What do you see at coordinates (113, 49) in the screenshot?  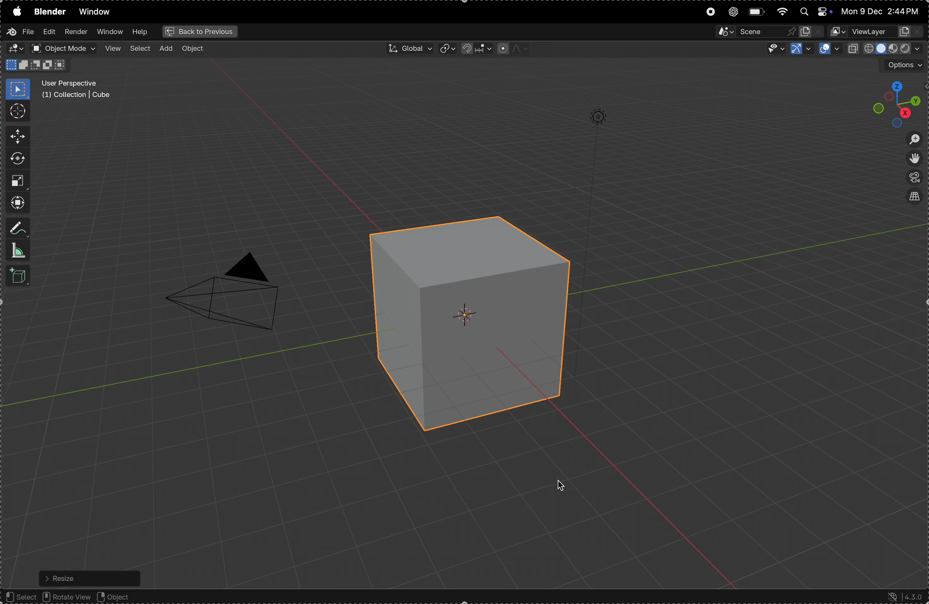 I see `view` at bounding box center [113, 49].